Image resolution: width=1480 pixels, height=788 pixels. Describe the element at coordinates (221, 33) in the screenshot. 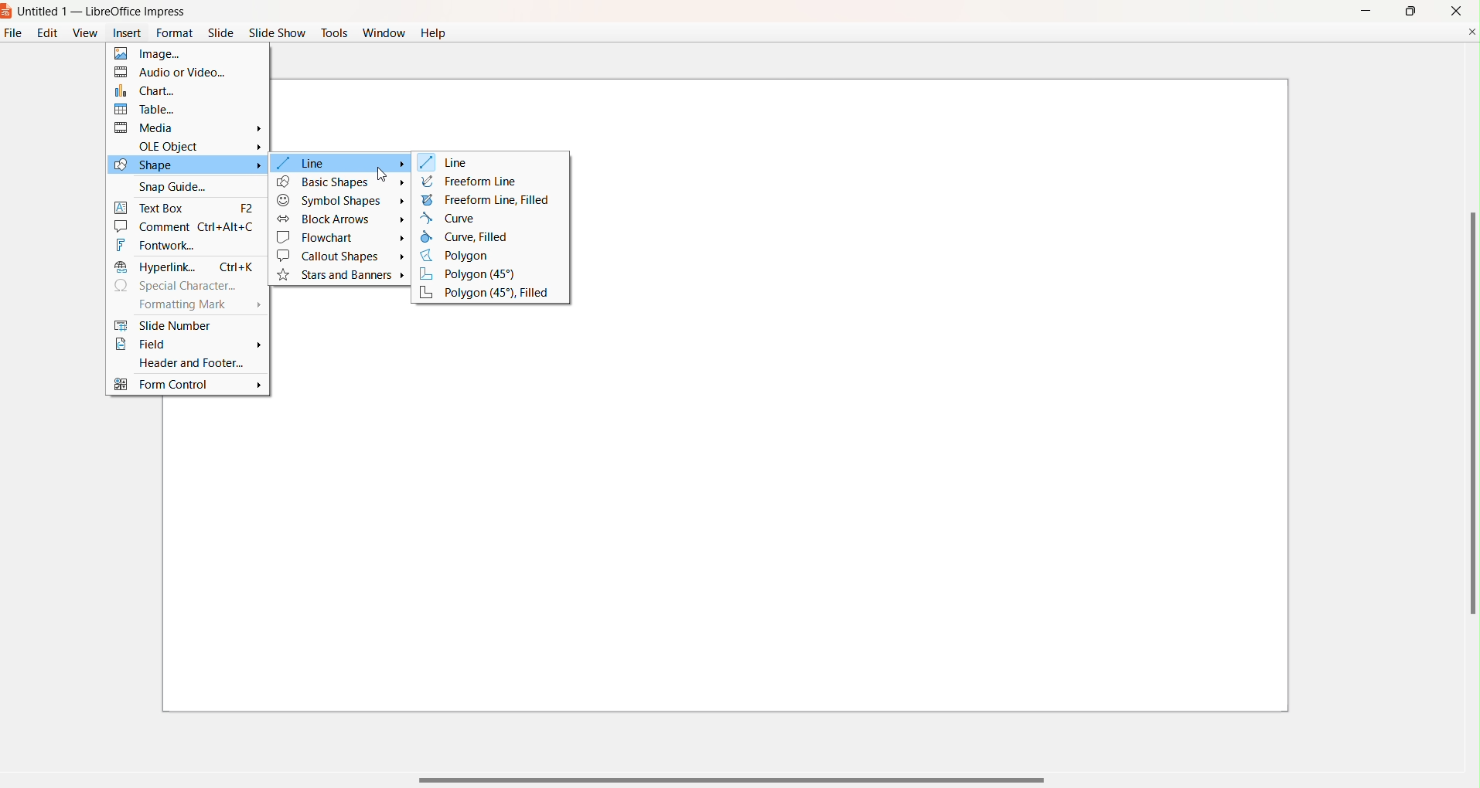

I see `Slide` at that location.